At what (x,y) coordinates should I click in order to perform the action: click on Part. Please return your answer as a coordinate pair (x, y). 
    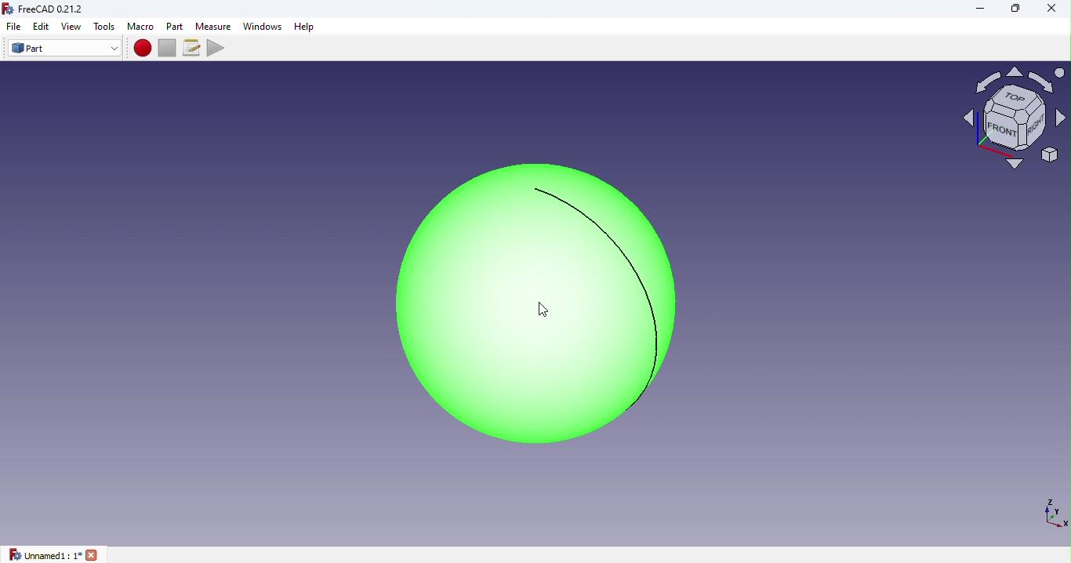
    Looking at the image, I should click on (64, 49).